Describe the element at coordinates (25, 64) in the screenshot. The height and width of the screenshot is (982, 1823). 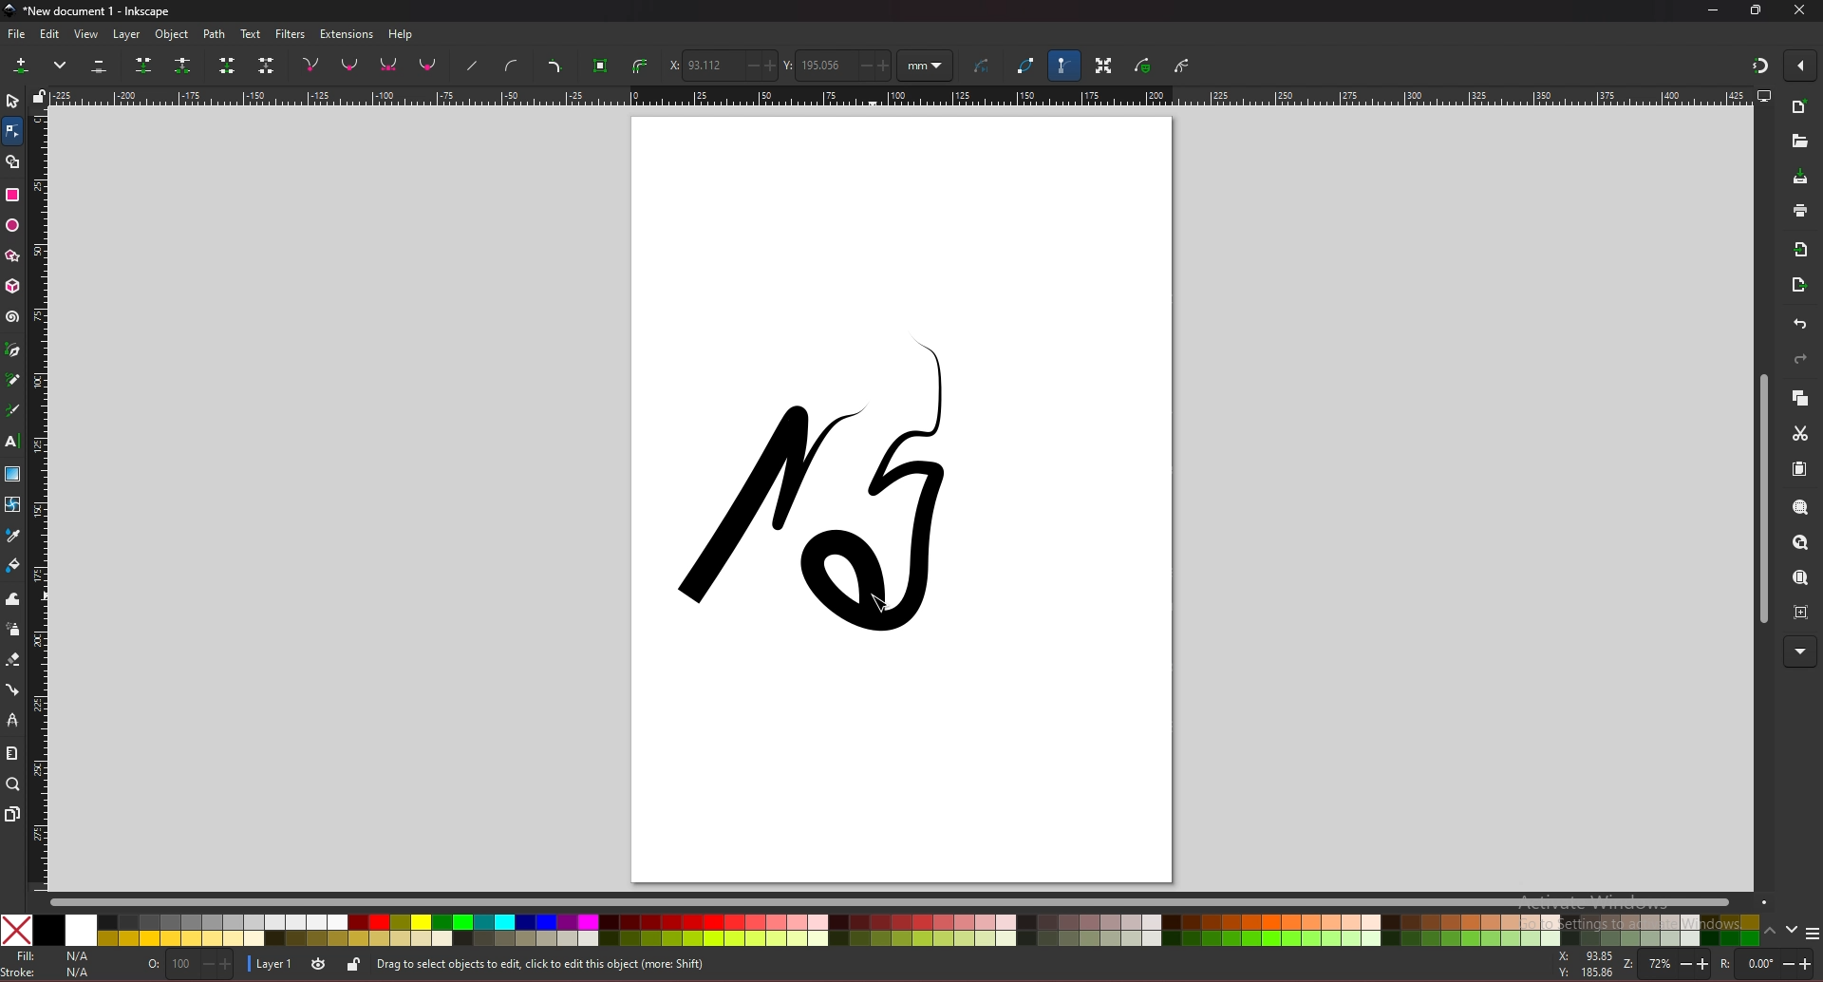
I see `add node` at that location.